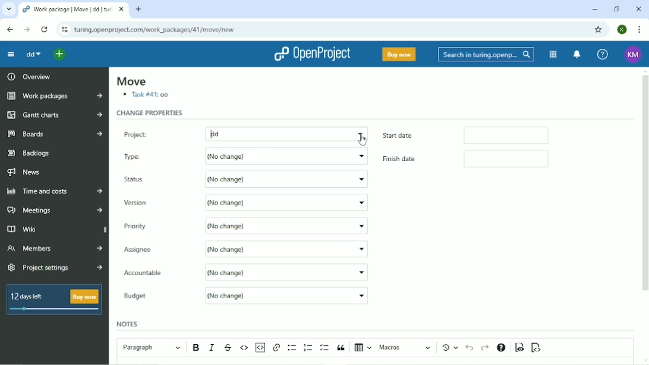 This screenshot has width=649, height=365. I want to click on Notes, so click(128, 323).